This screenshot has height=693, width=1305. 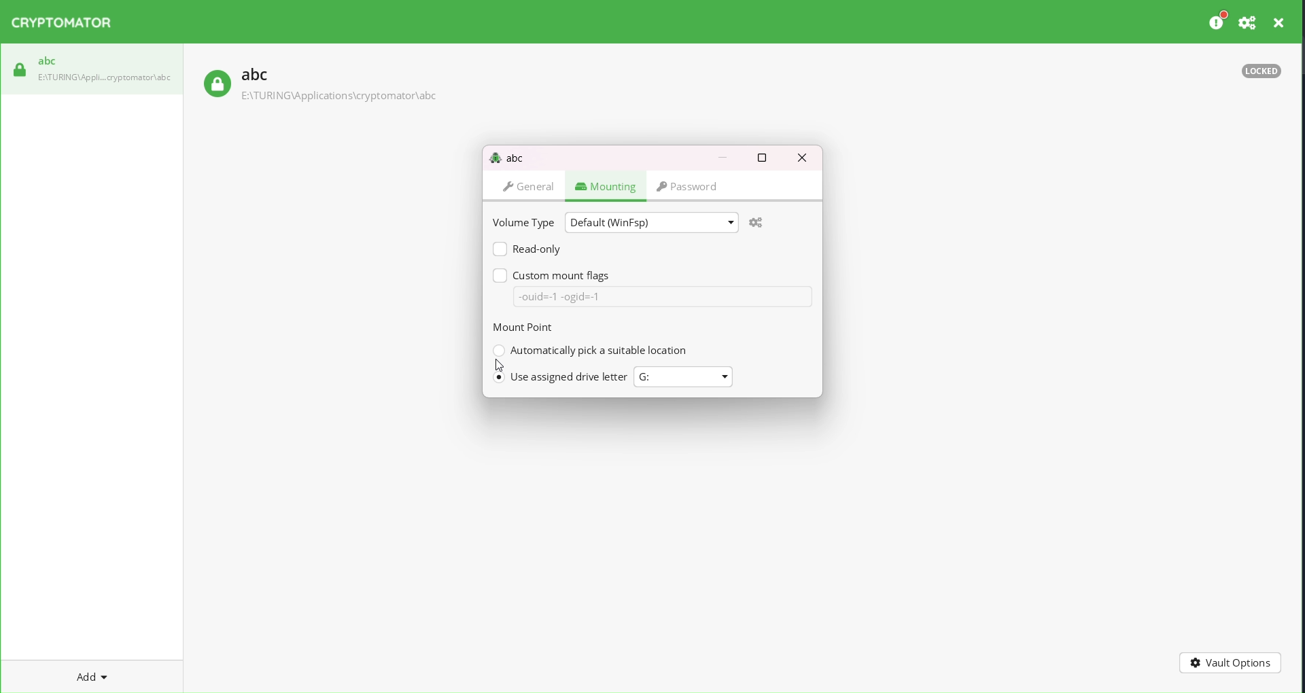 What do you see at coordinates (18, 69) in the screenshot?
I see `locked` at bounding box center [18, 69].